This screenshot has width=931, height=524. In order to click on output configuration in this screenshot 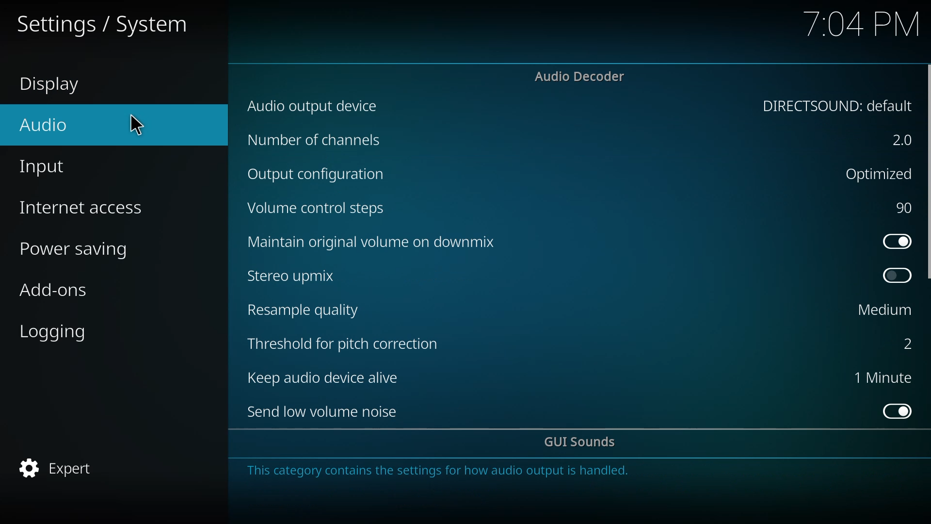, I will do `click(321, 176)`.